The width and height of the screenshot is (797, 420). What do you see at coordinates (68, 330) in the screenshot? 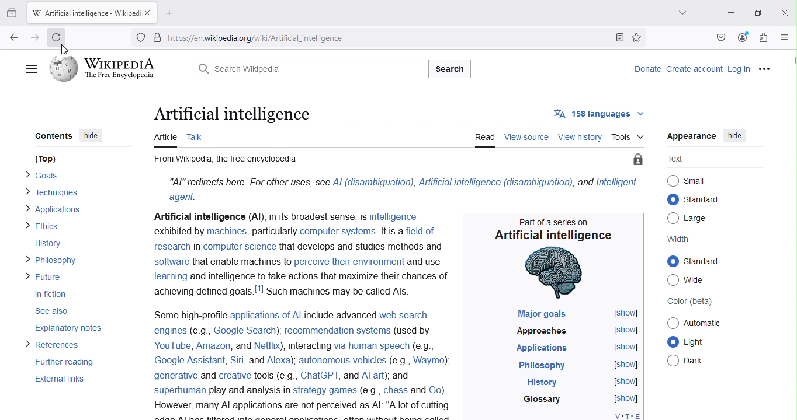
I see `Explanatory notes` at bounding box center [68, 330].